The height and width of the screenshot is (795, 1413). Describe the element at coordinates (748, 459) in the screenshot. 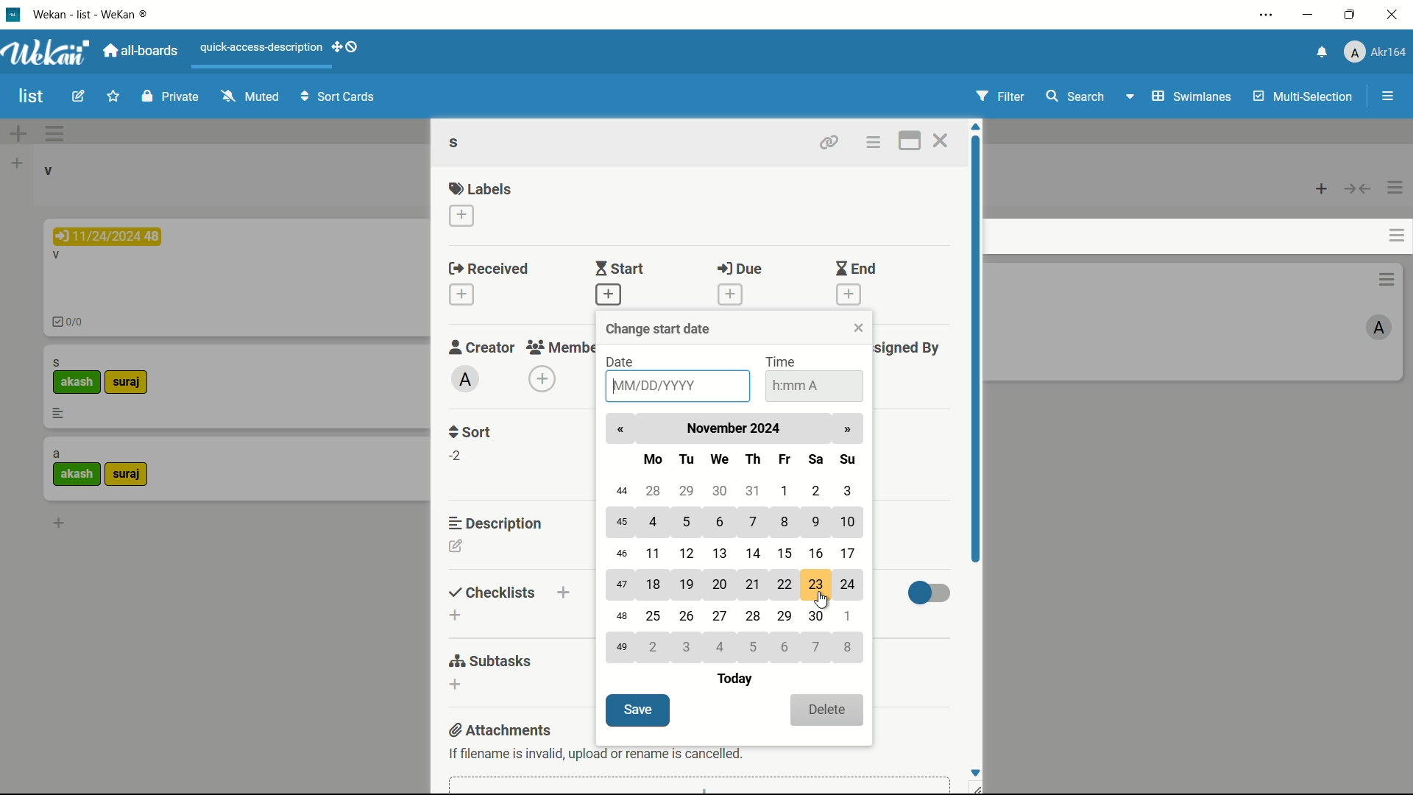

I see `days` at that location.